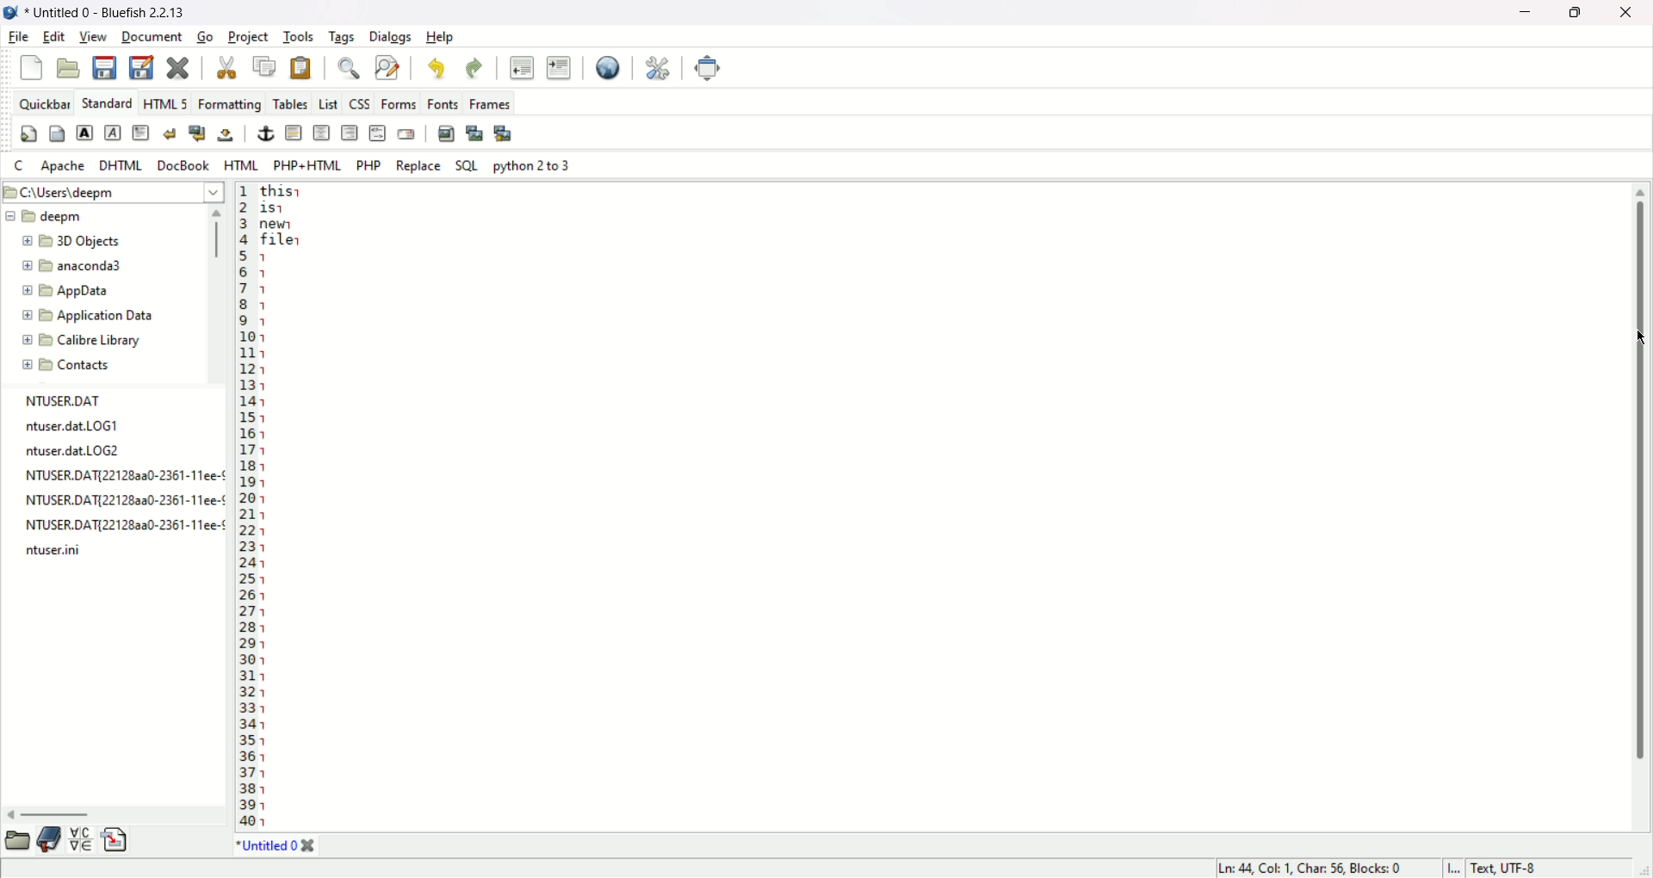 This screenshot has width=1653, height=878. What do you see at coordinates (120, 11) in the screenshot?
I see `document name` at bounding box center [120, 11].